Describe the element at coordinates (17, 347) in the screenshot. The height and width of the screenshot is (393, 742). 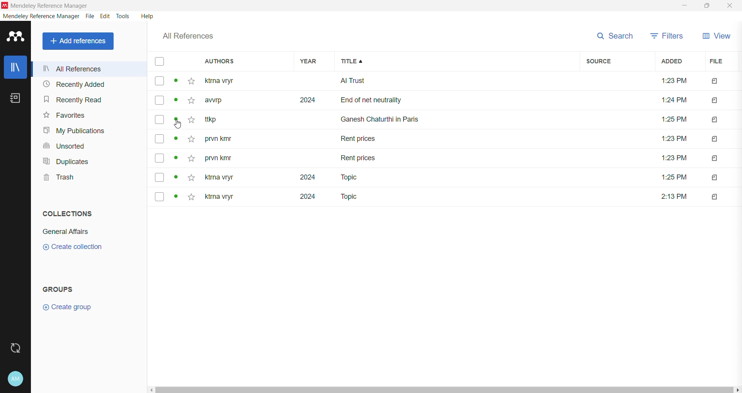
I see `Last Sync` at that location.